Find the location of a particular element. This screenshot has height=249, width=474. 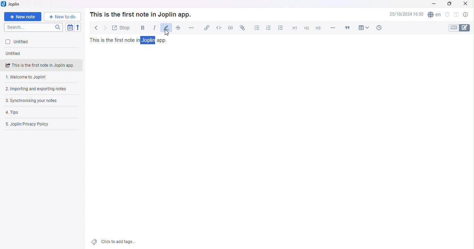

Checkbox list is located at coordinates (281, 28).